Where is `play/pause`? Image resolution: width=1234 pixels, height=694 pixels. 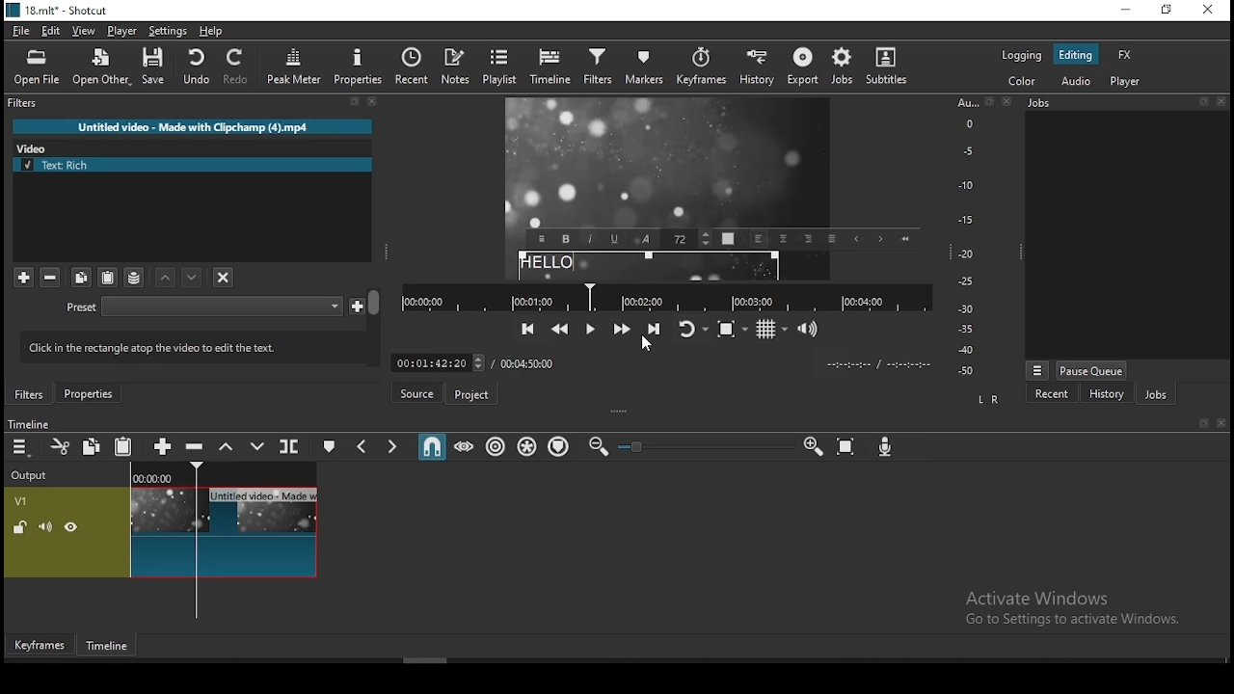 play/pause is located at coordinates (592, 330).